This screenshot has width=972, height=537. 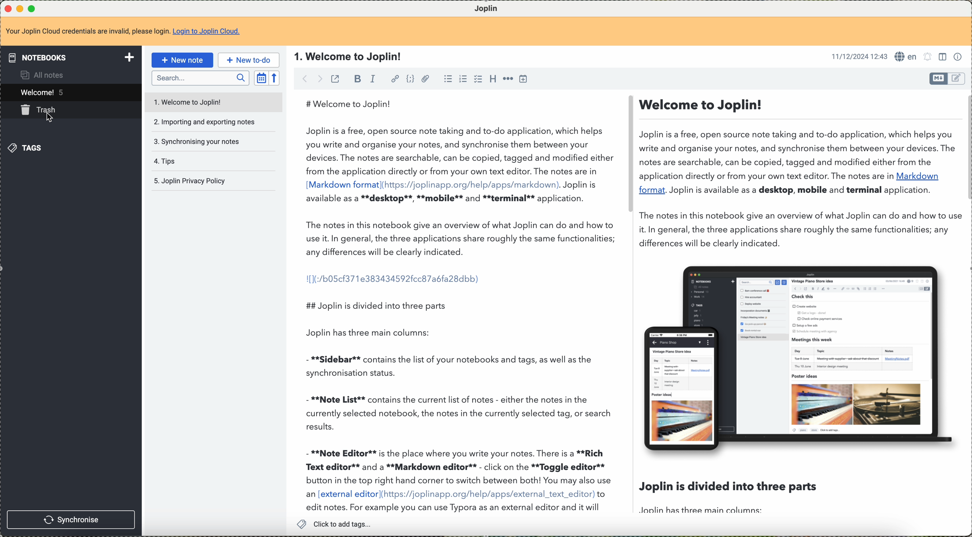 I want to click on toggle editor layout, so click(x=944, y=58).